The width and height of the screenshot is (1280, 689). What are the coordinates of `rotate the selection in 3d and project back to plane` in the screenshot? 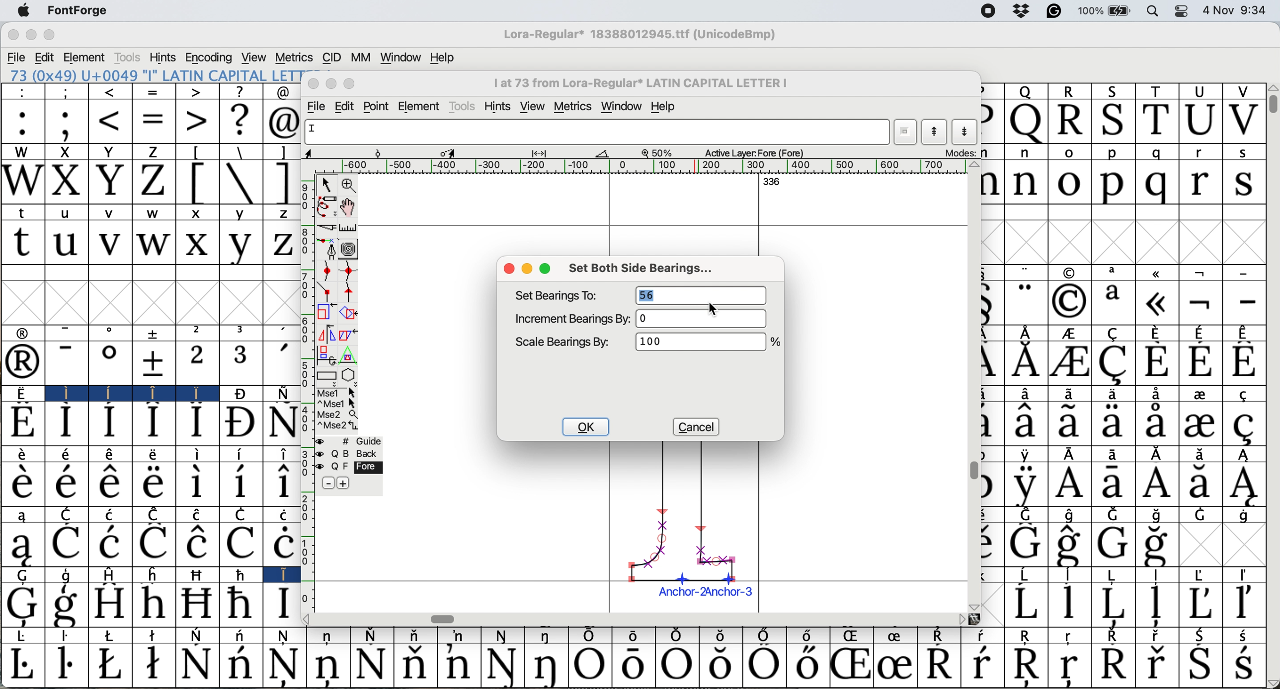 It's located at (326, 354).